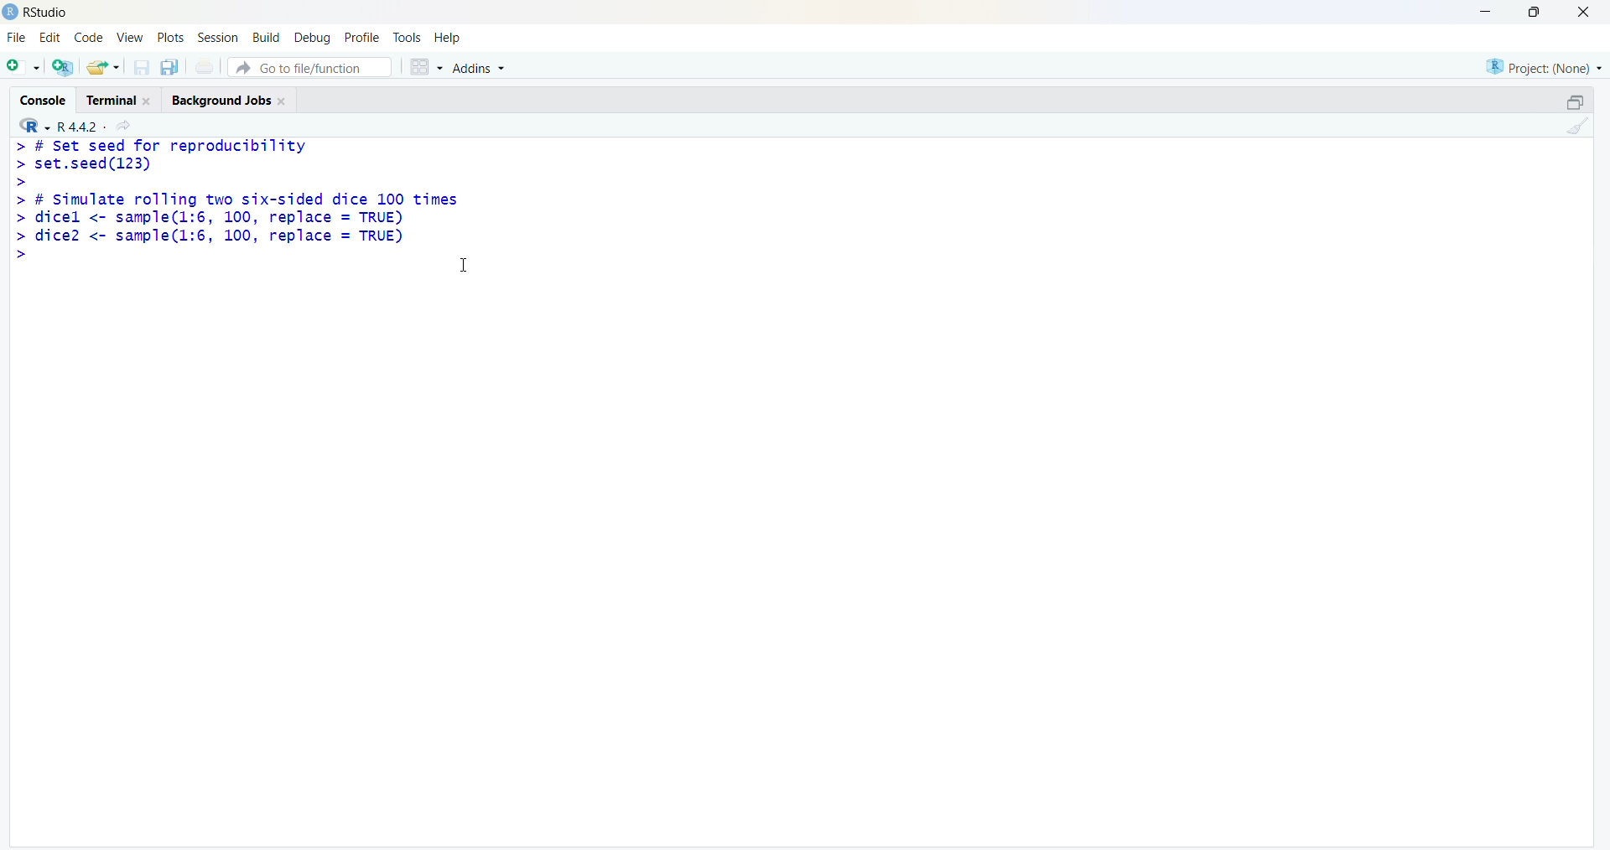 The height and width of the screenshot is (850, 1610). I want to click on debug, so click(311, 39).